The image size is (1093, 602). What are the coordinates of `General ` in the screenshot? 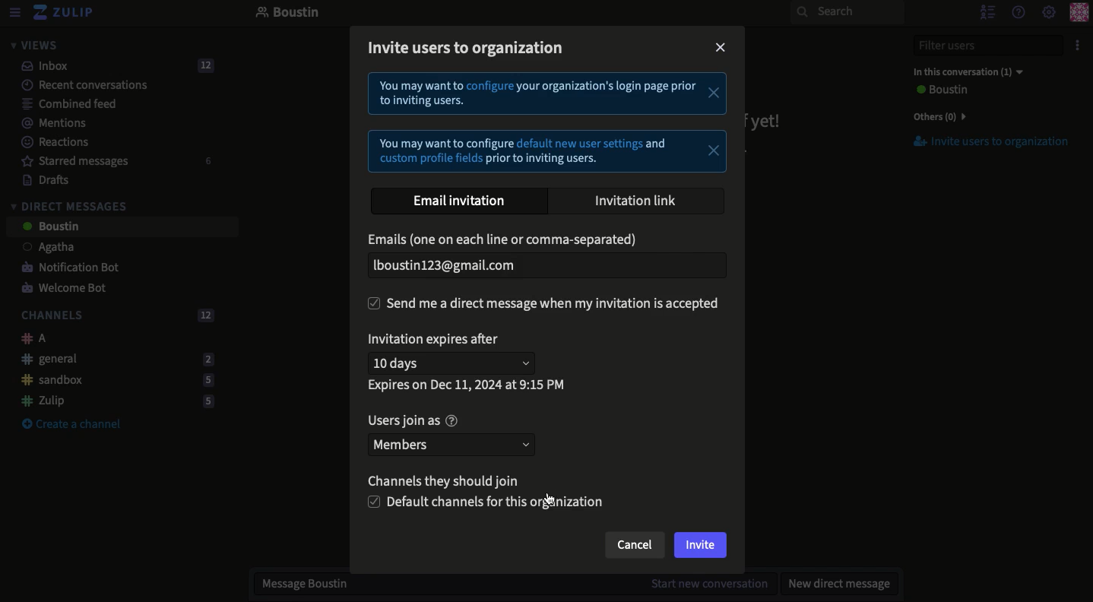 It's located at (113, 358).